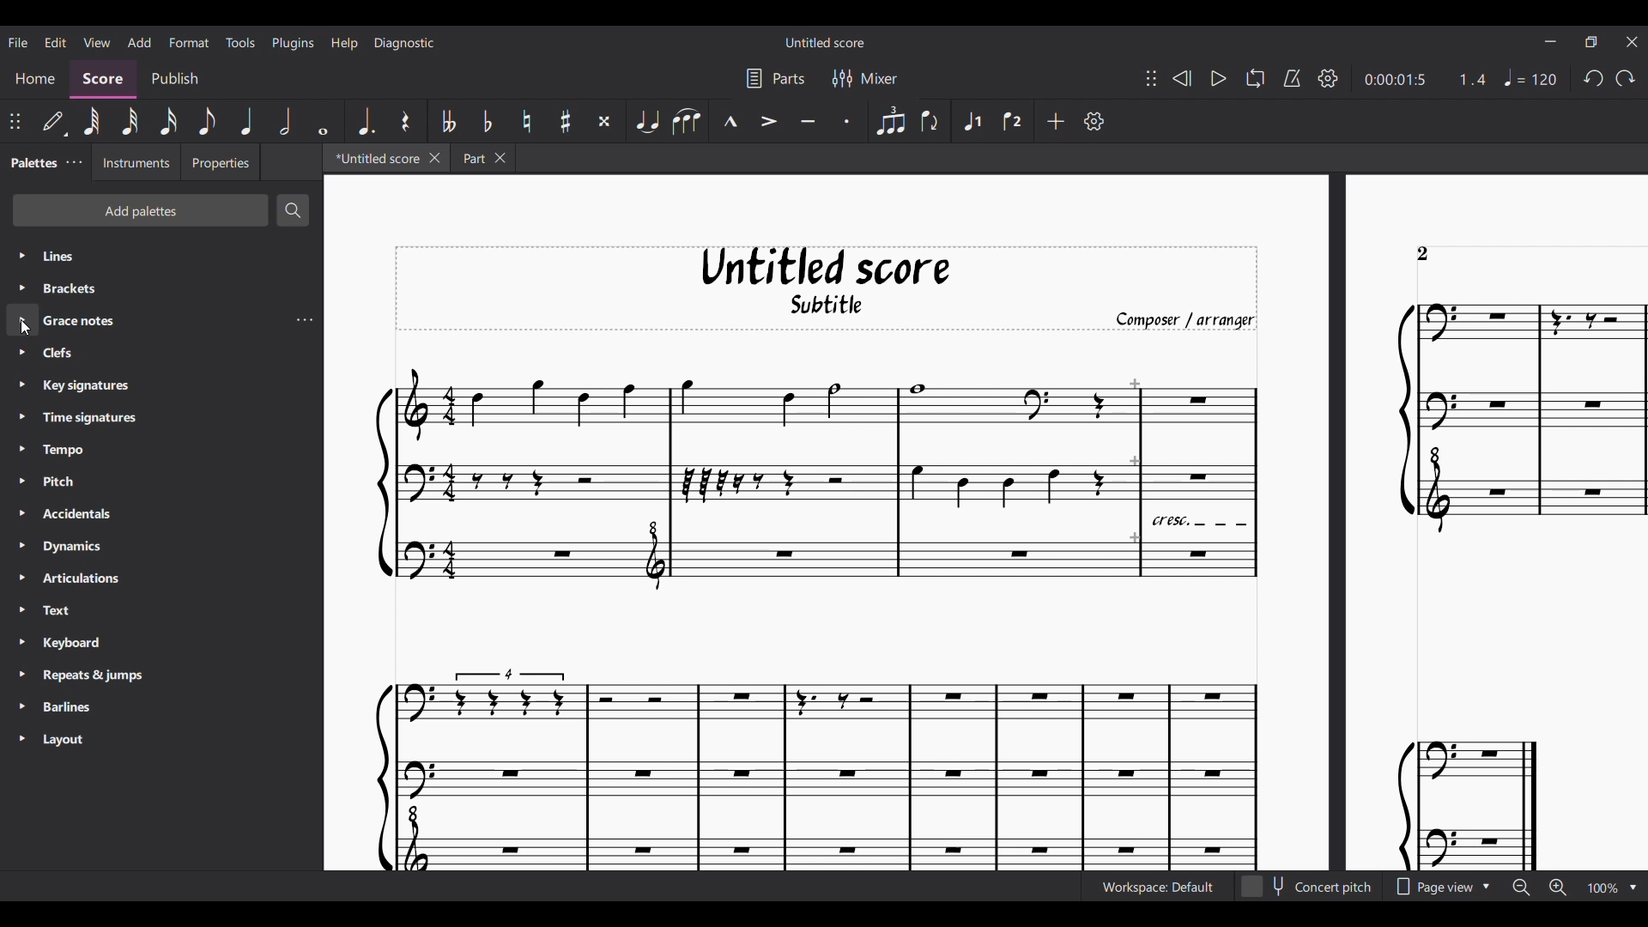  What do you see at coordinates (1593, 79) in the screenshot?
I see `Undo` at bounding box center [1593, 79].